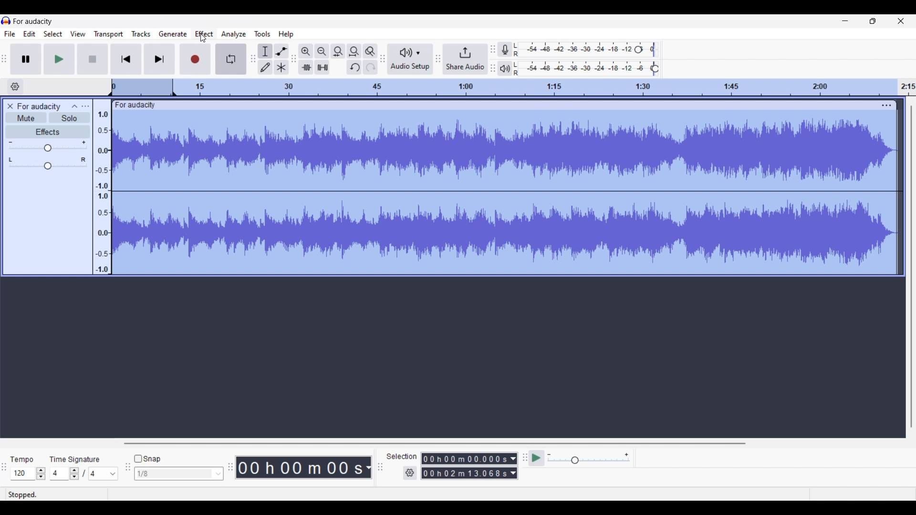  I want to click on Audio setup, so click(410, 59).